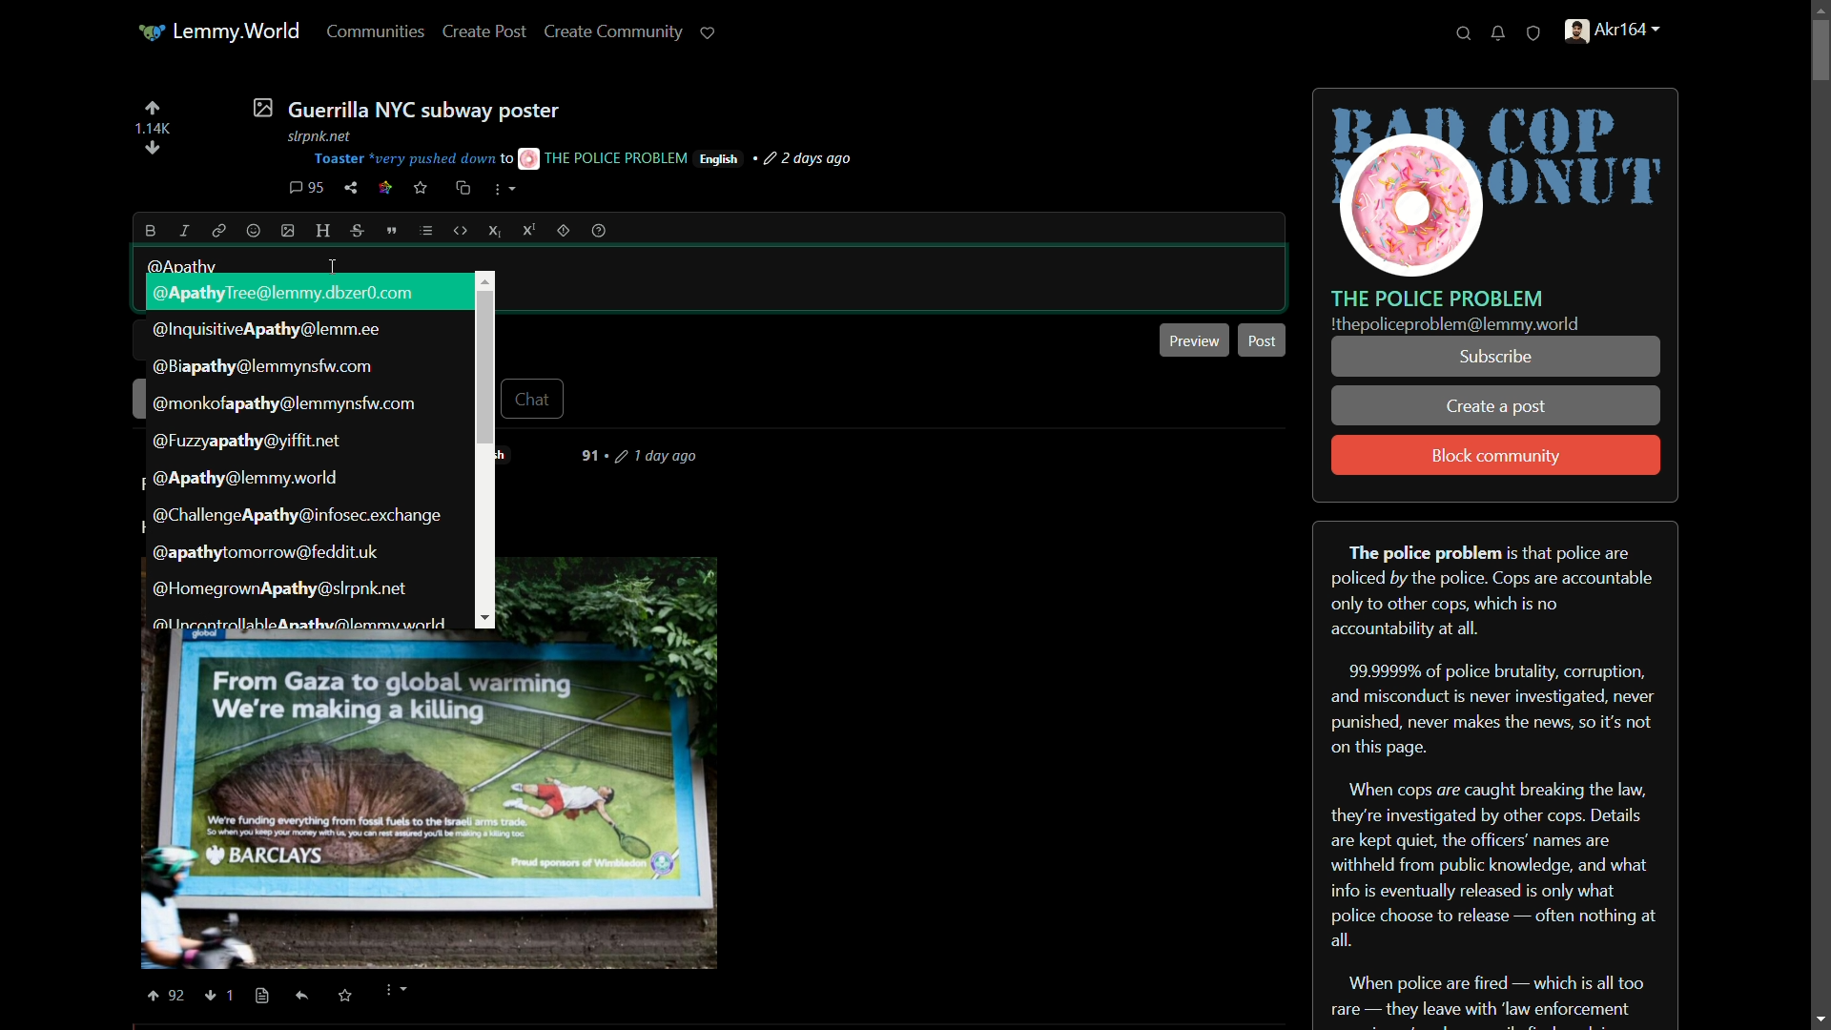 The image size is (1831, 1030). I want to click on upvote, so click(152, 108).